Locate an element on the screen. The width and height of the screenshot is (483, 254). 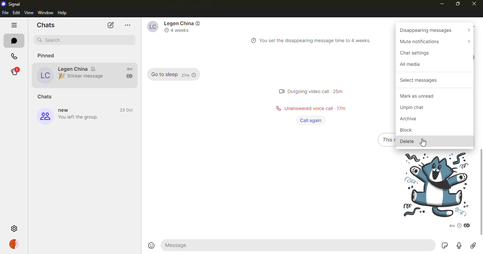
New is located at coordinates (66, 110).